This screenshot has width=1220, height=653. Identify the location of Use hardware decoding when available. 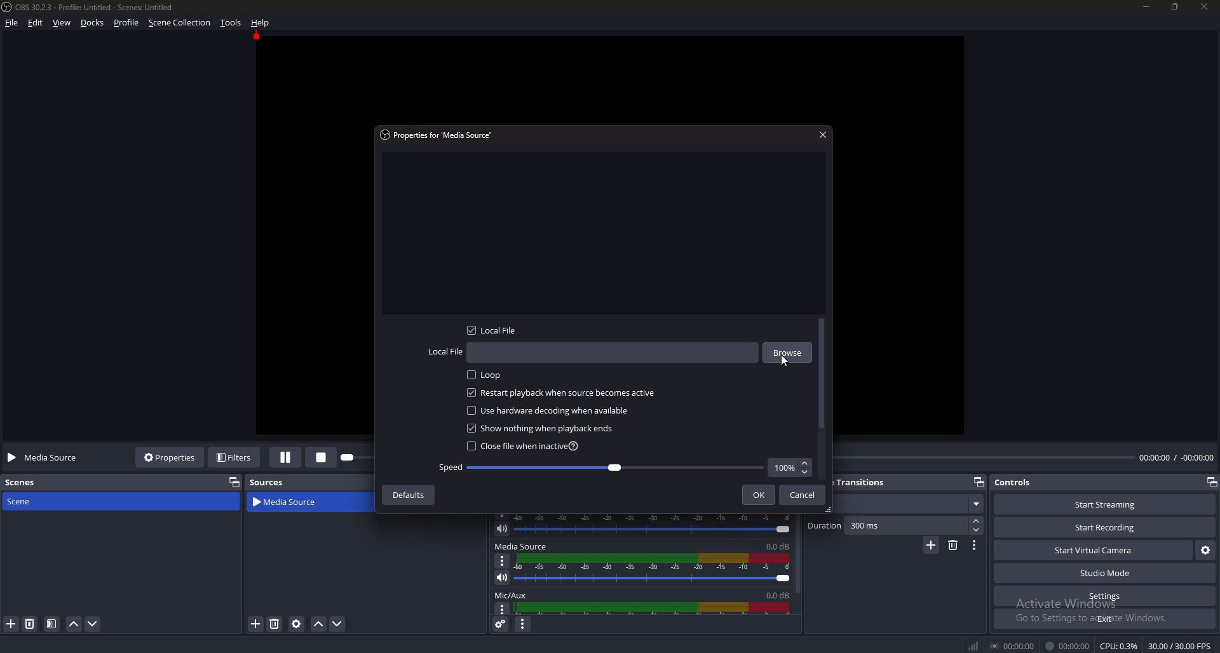
(552, 410).